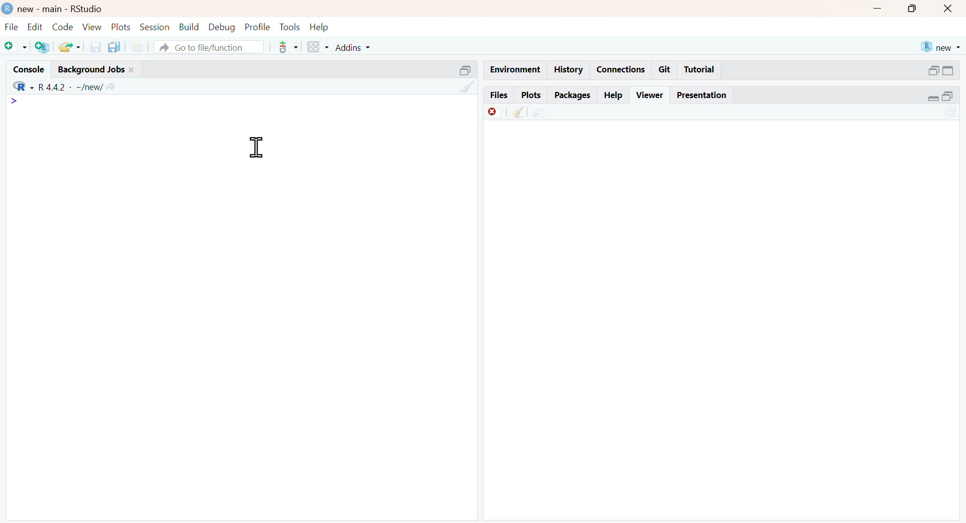 This screenshot has height=523, width=966. I want to click on A Go to file/function, so click(208, 47).